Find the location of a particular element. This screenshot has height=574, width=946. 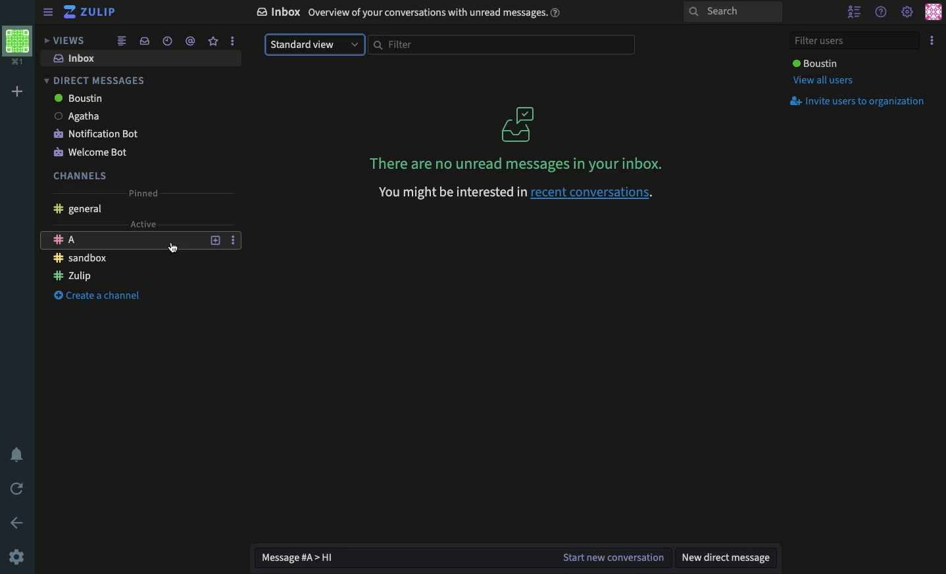

agatha is located at coordinates (139, 116).